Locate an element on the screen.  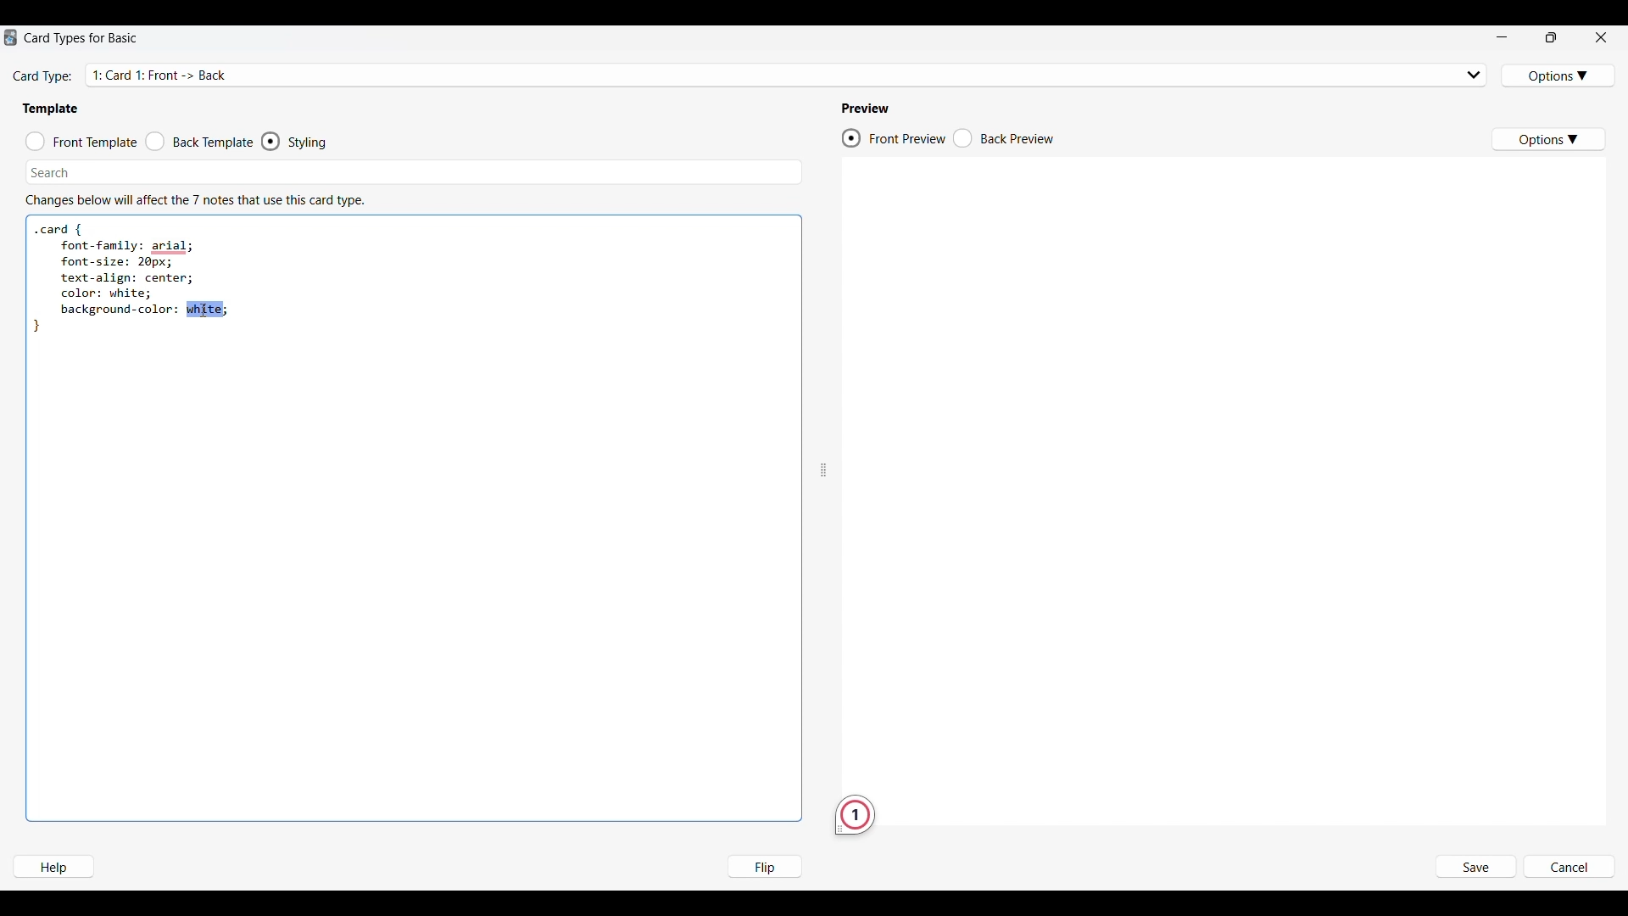
Window name is located at coordinates (83, 38).